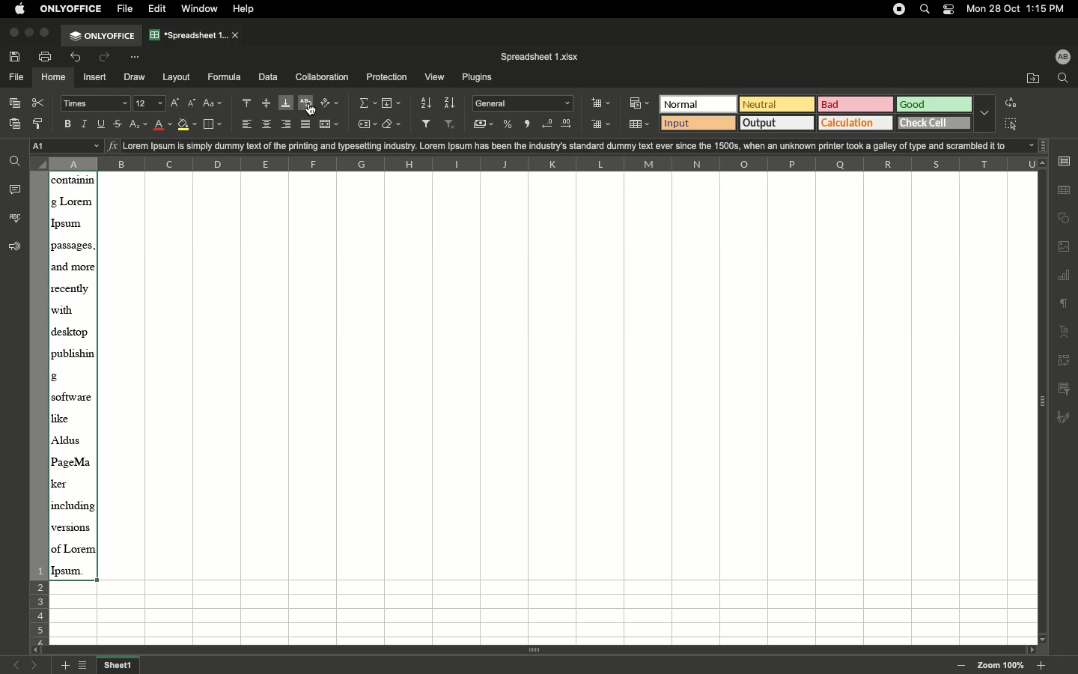 The width and height of the screenshot is (1078, 674). What do you see at coordinates (1041, 640) in the screenshot?
I see `move down` at bounding box center [1041, 640].